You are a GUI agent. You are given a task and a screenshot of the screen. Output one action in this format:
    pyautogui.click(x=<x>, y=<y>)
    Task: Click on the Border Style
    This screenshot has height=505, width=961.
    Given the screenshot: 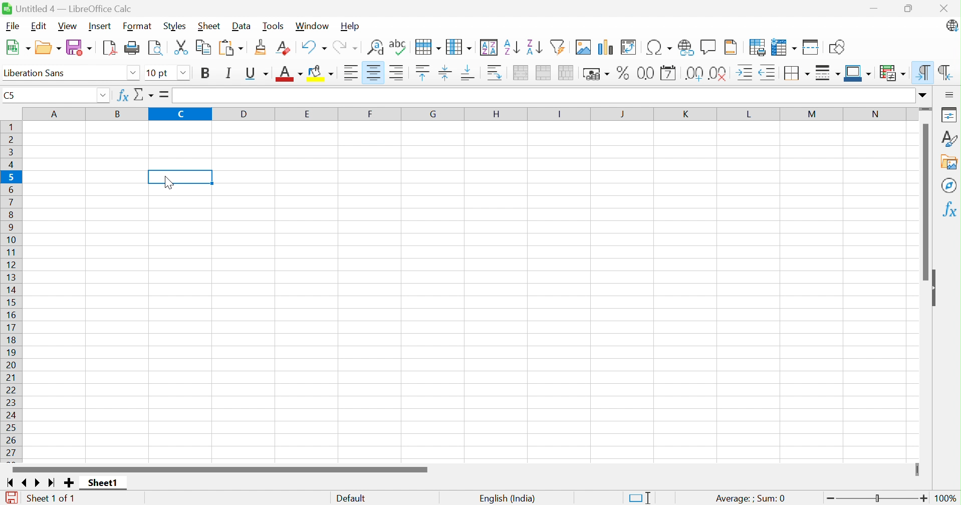 What is the action you would take?
    pyautogui.click(x=828, y=73)
    